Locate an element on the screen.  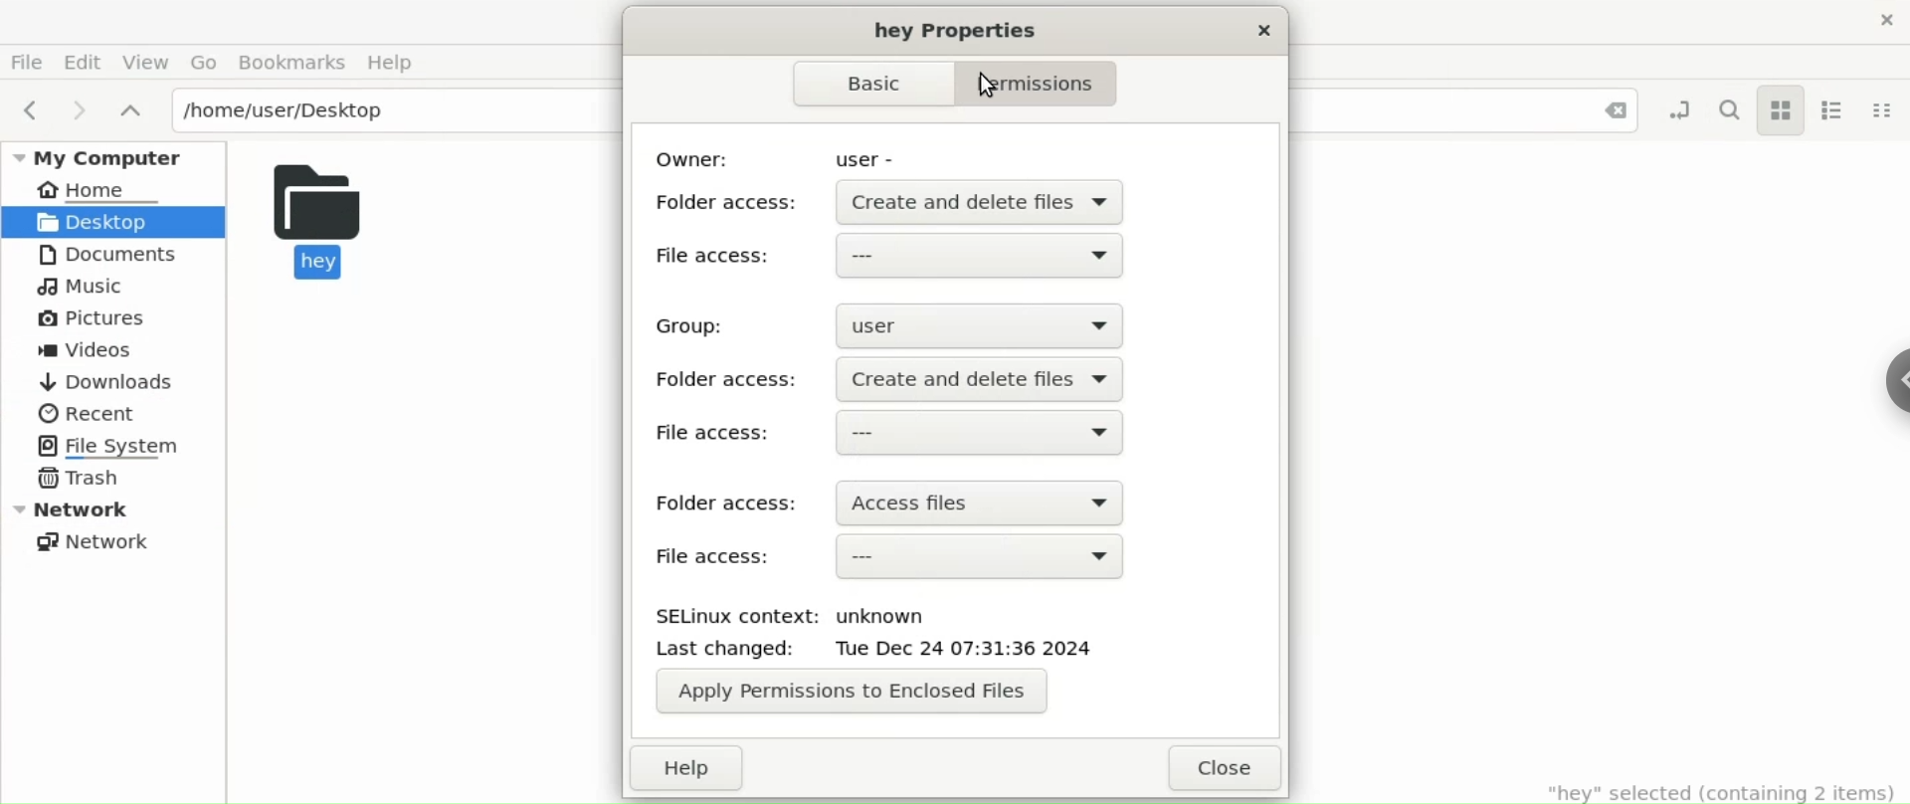
folder access is located at coordinates (728, 380).